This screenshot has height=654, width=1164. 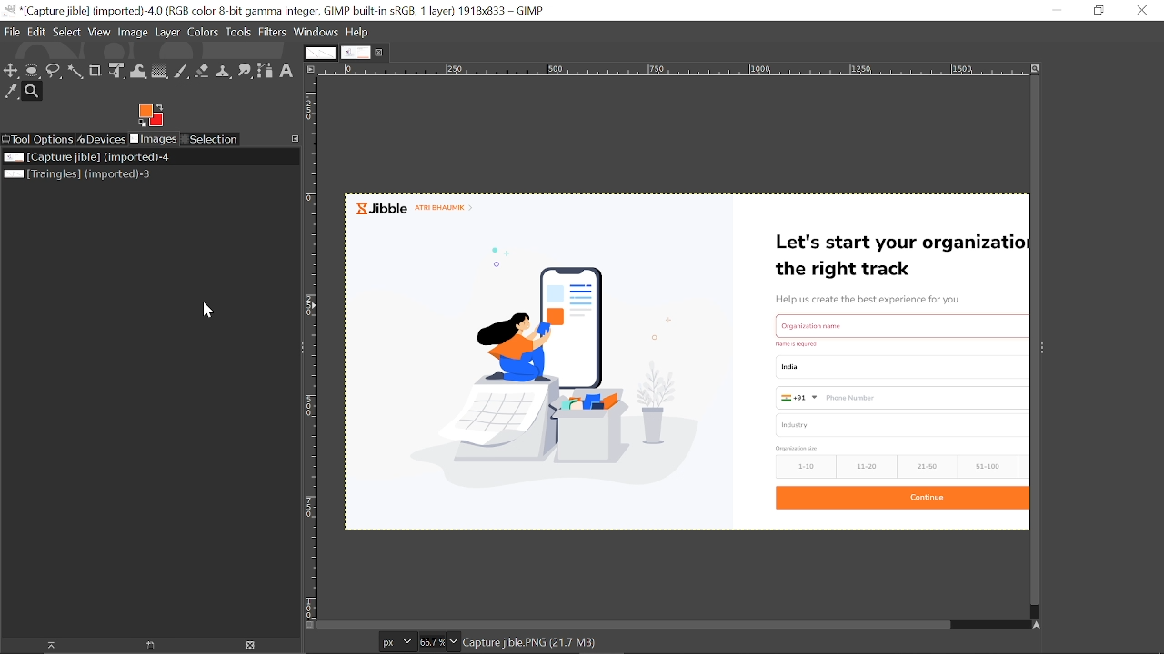 I want to click on Colors, so click(x=204, y=34).